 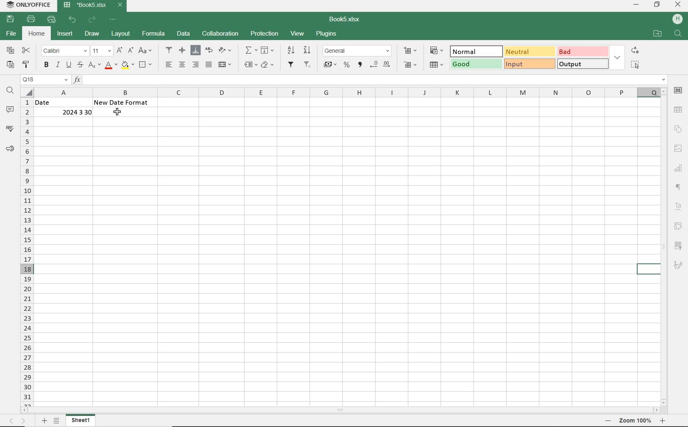 What do you see at coordinates (58, 65) in the screenshot?
I see `ITALIC` at bounding box center [58, 65].